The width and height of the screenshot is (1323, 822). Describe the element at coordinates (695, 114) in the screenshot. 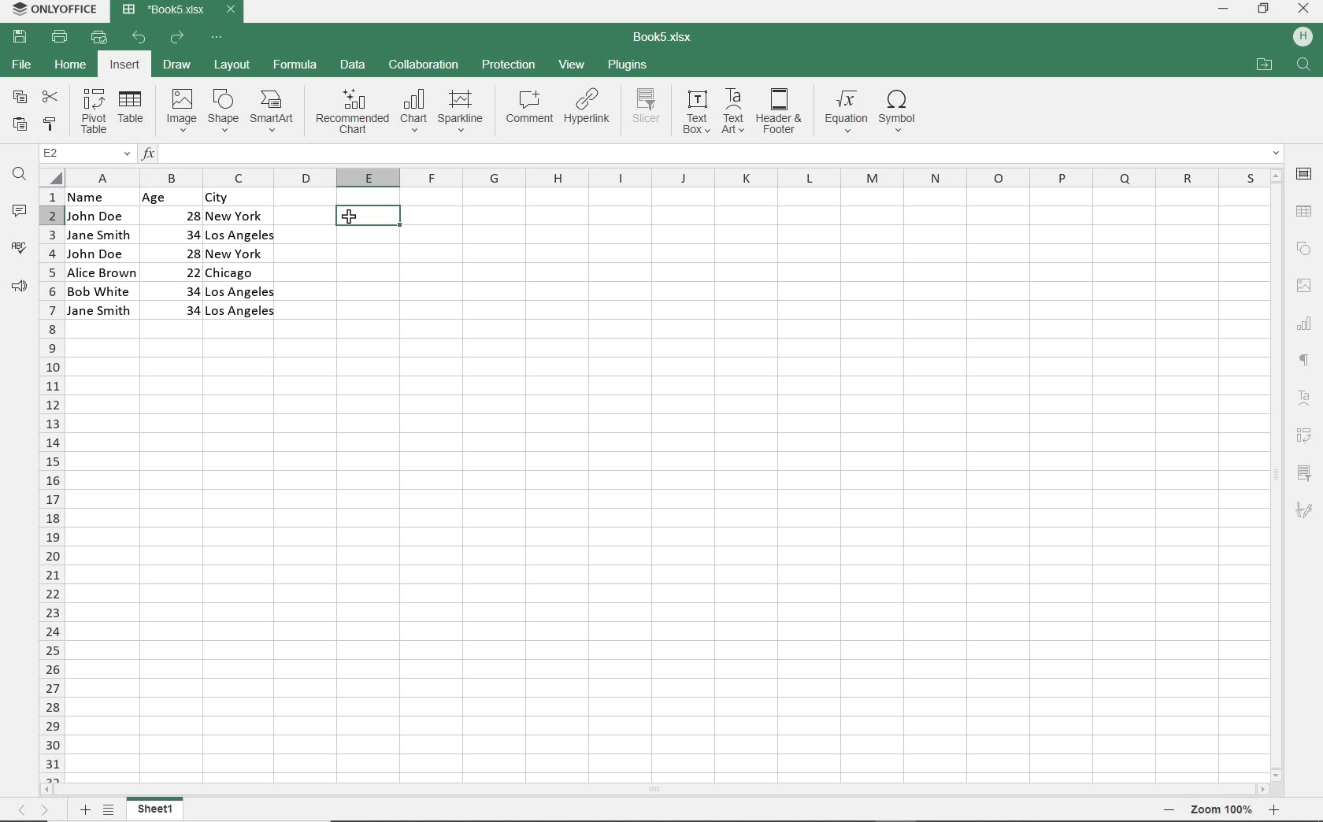

I see `TEXT BOX` at that location.